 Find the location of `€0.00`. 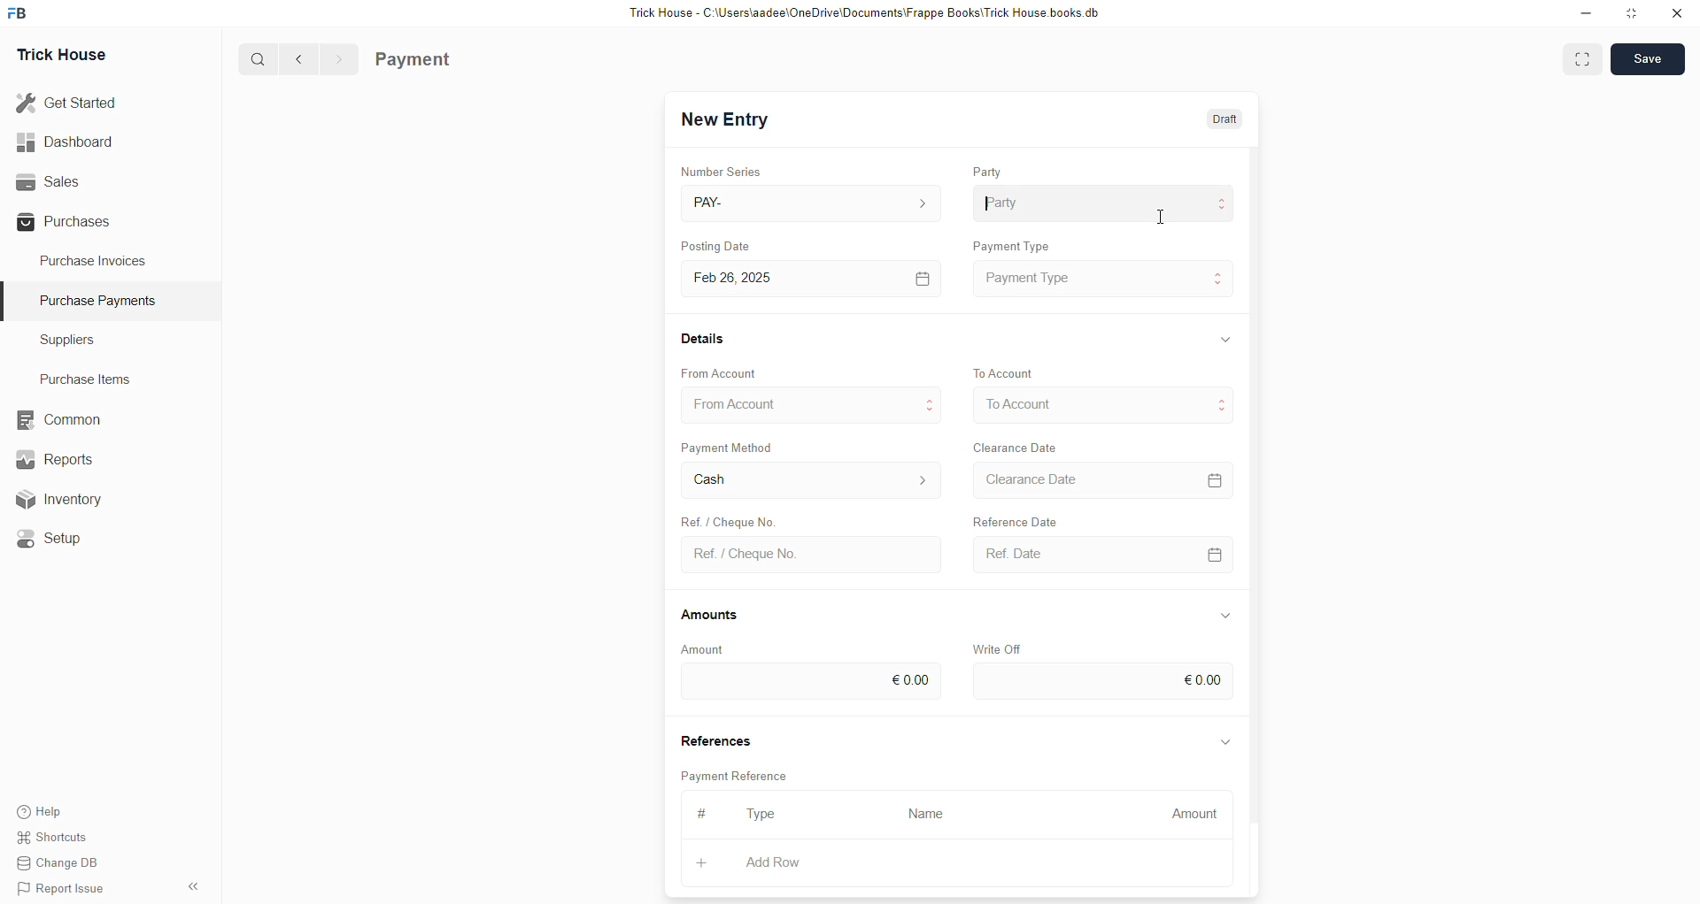

€0.00 is located at coordinates (1102, 682).